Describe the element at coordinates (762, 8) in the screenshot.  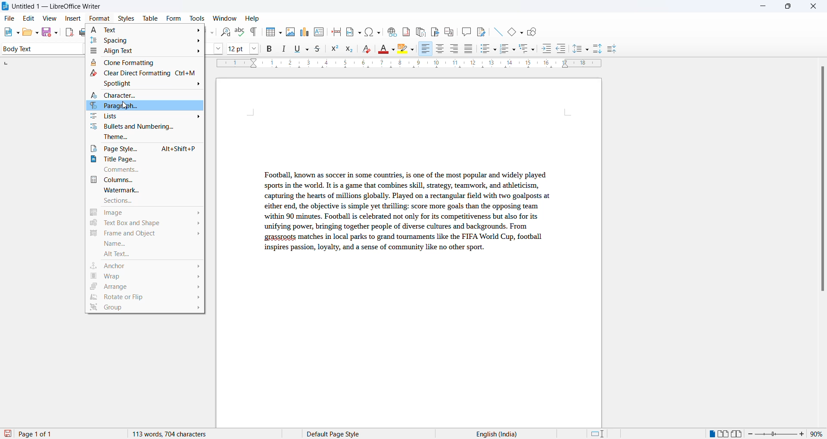
I see `minimize` at that location.